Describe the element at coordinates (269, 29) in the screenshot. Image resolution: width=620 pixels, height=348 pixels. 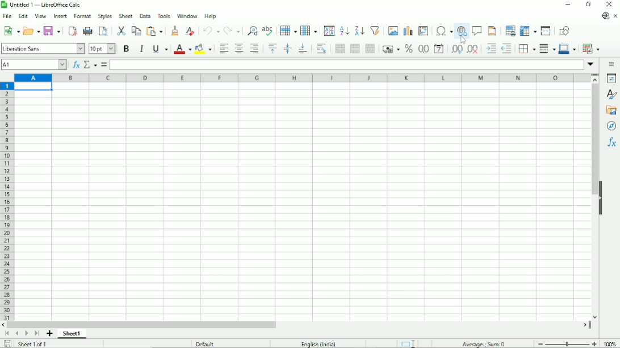
I see `Spell check` at that location.